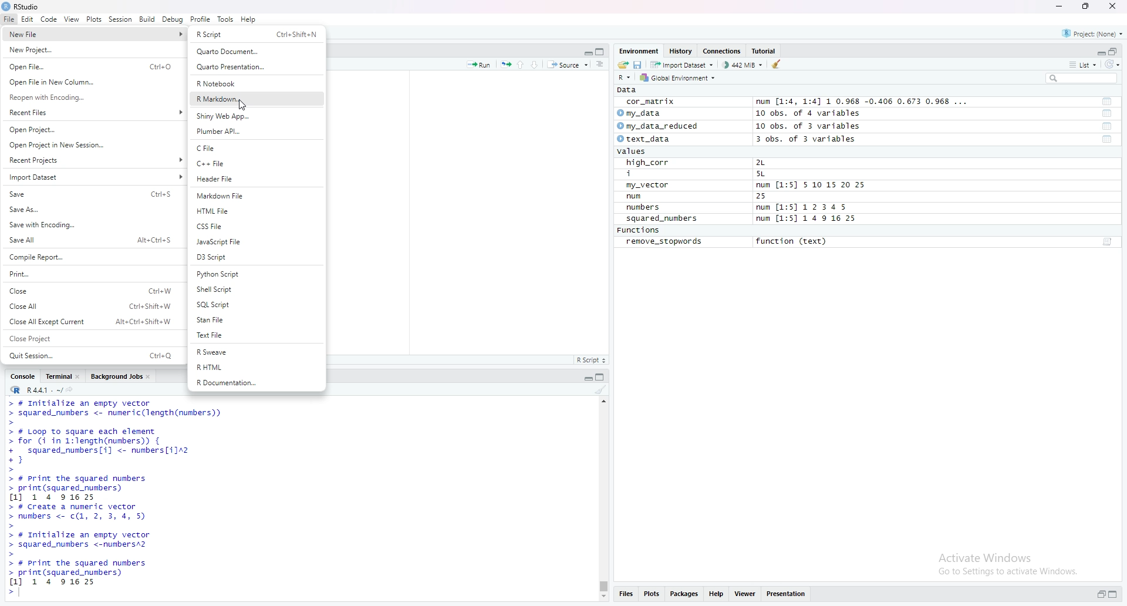 This screenshot has height=606, width=1127. What do you see at coordinates (255, 116) in the screenshot?
I see `Shiny Web App...` at bounding box center [255, 116].